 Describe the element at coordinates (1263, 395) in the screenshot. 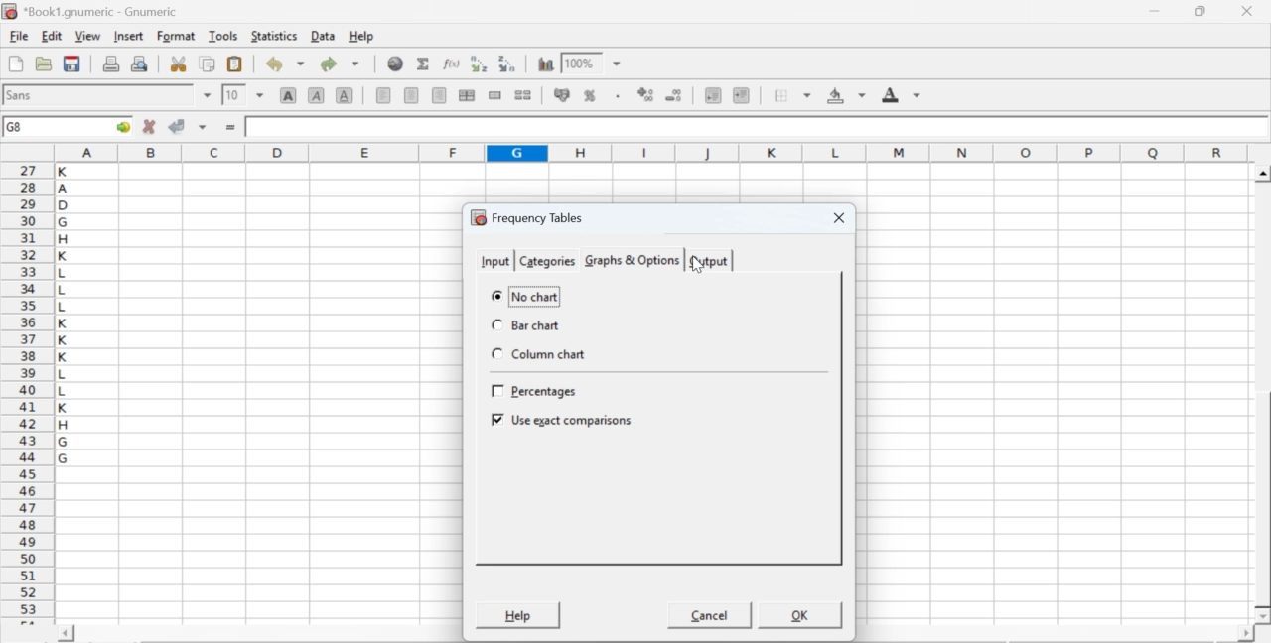

I see `scroll bar` at that location.